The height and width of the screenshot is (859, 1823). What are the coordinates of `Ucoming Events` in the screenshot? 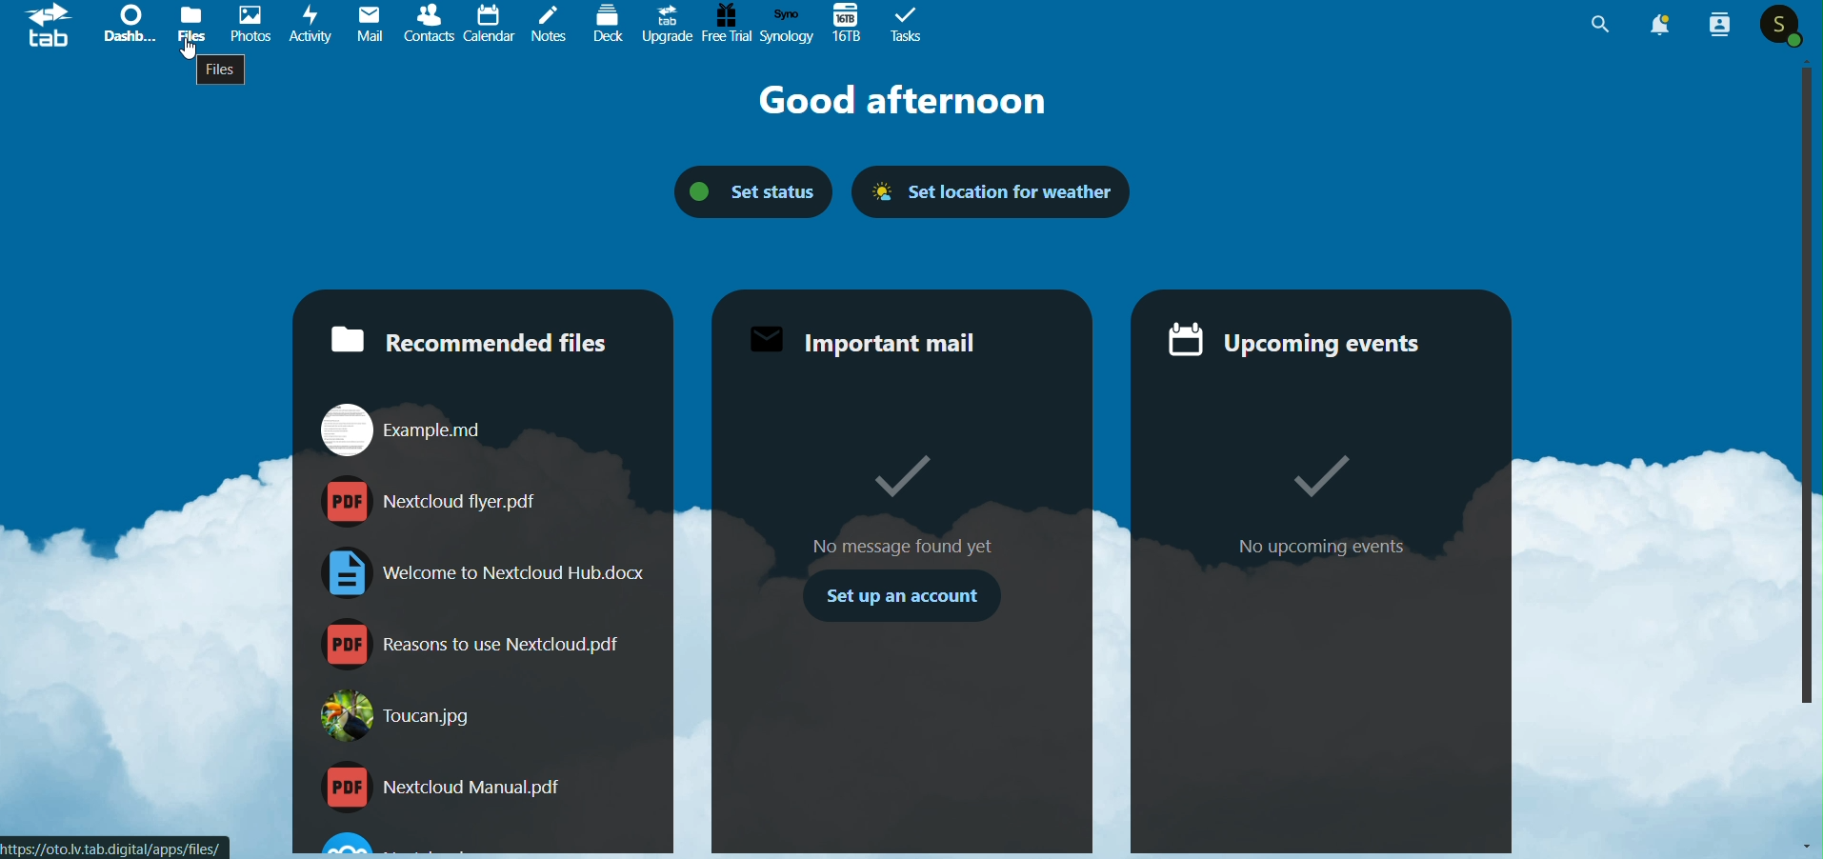 It's located at (1299, 339).